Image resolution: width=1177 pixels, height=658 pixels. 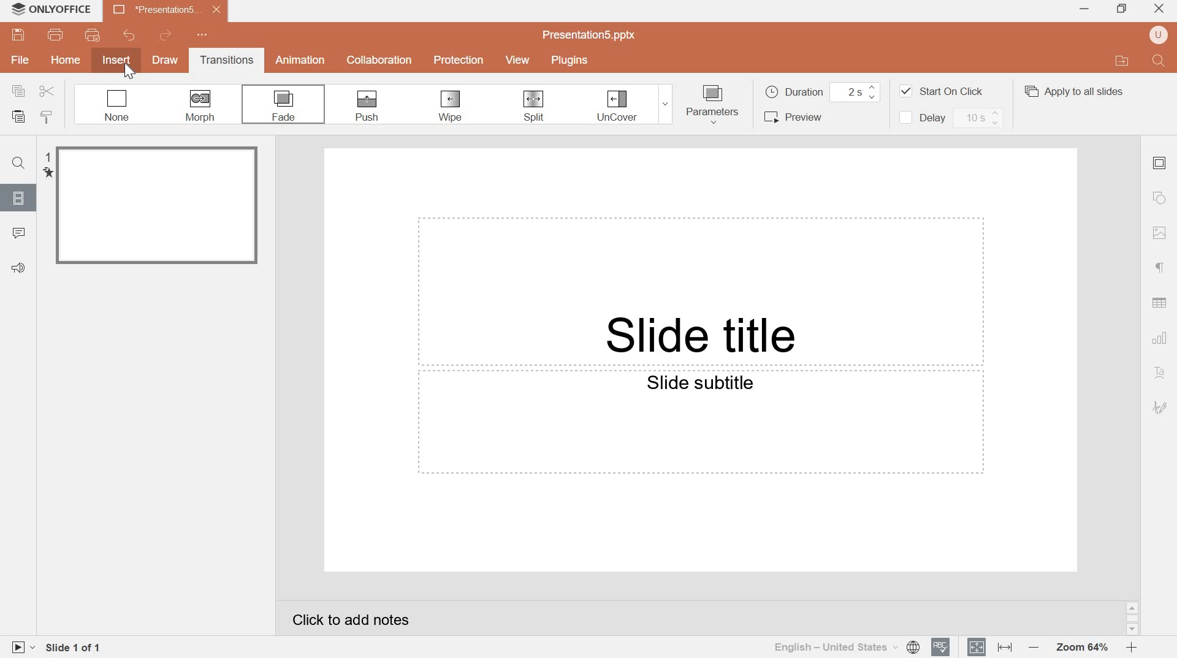 What do you see at coordinates (1081, 648) in the screenshot?
I see `Zoom` at bounding box center [1081, 648].